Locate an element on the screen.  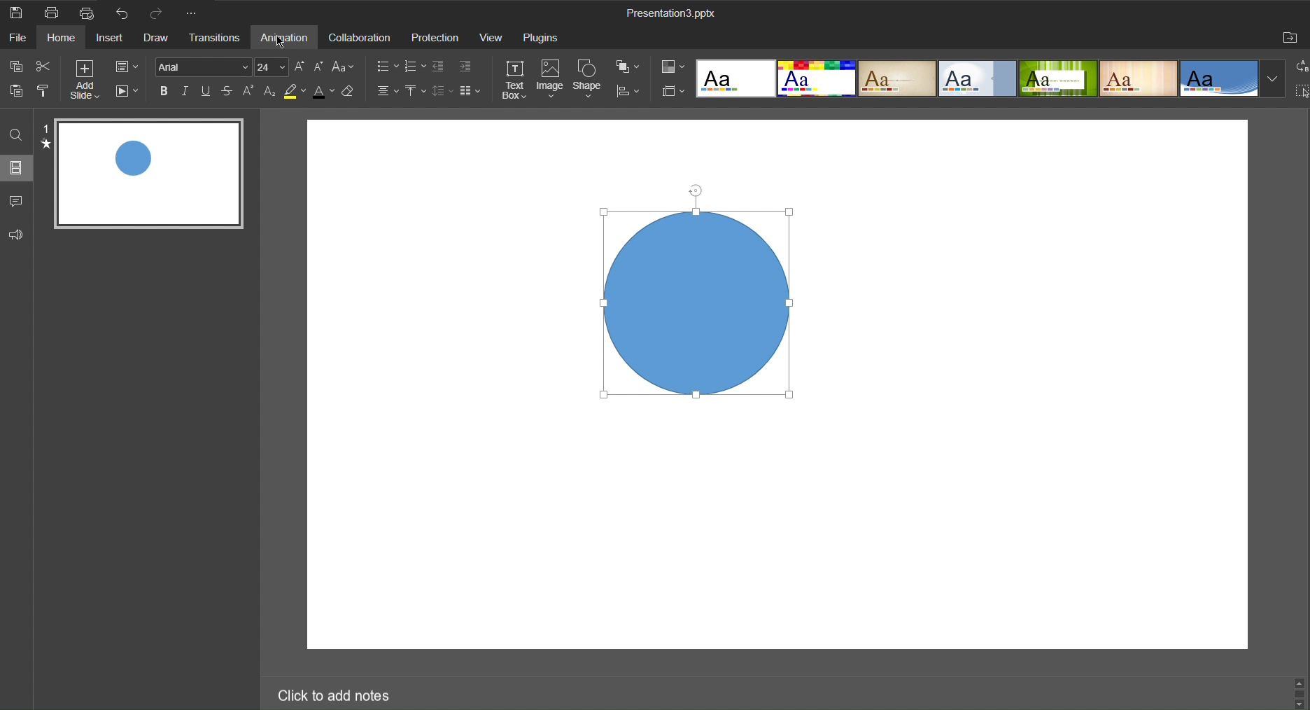
Slide Size Settings is located at coordinates (672, 90).